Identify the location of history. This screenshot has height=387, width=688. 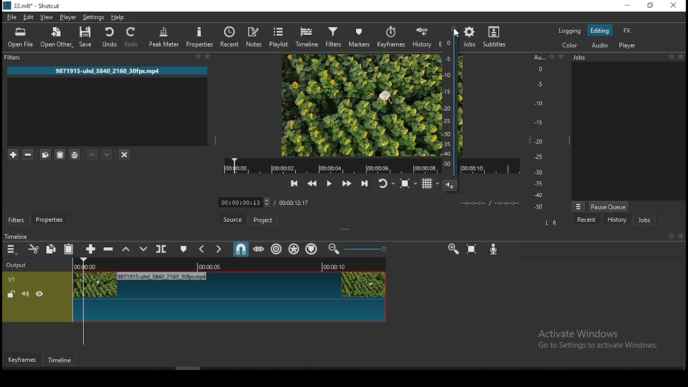
(618, 219).